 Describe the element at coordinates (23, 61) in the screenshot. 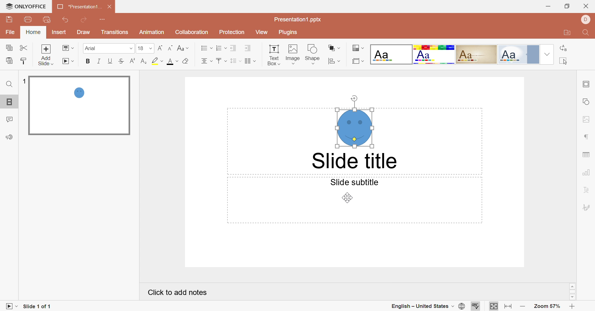

I see `Copy style` at that location.